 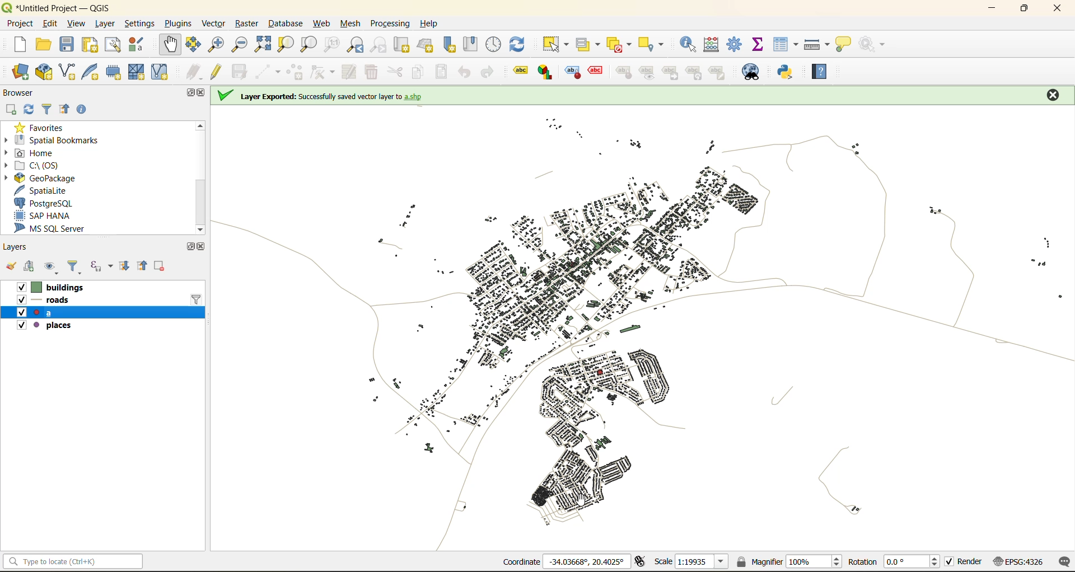 I want to click on collapse all, so click(x=64, y=110).